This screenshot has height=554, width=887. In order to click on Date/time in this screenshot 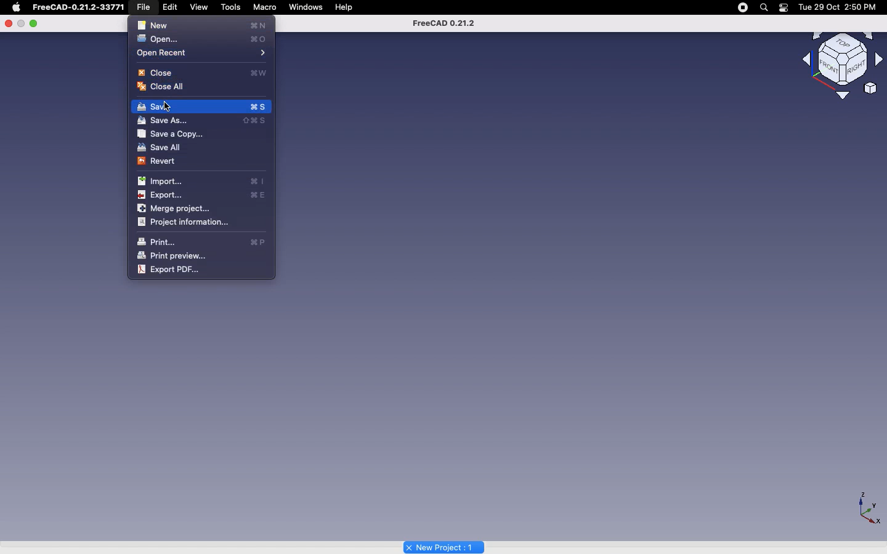, I will do `click(840, 7)`.